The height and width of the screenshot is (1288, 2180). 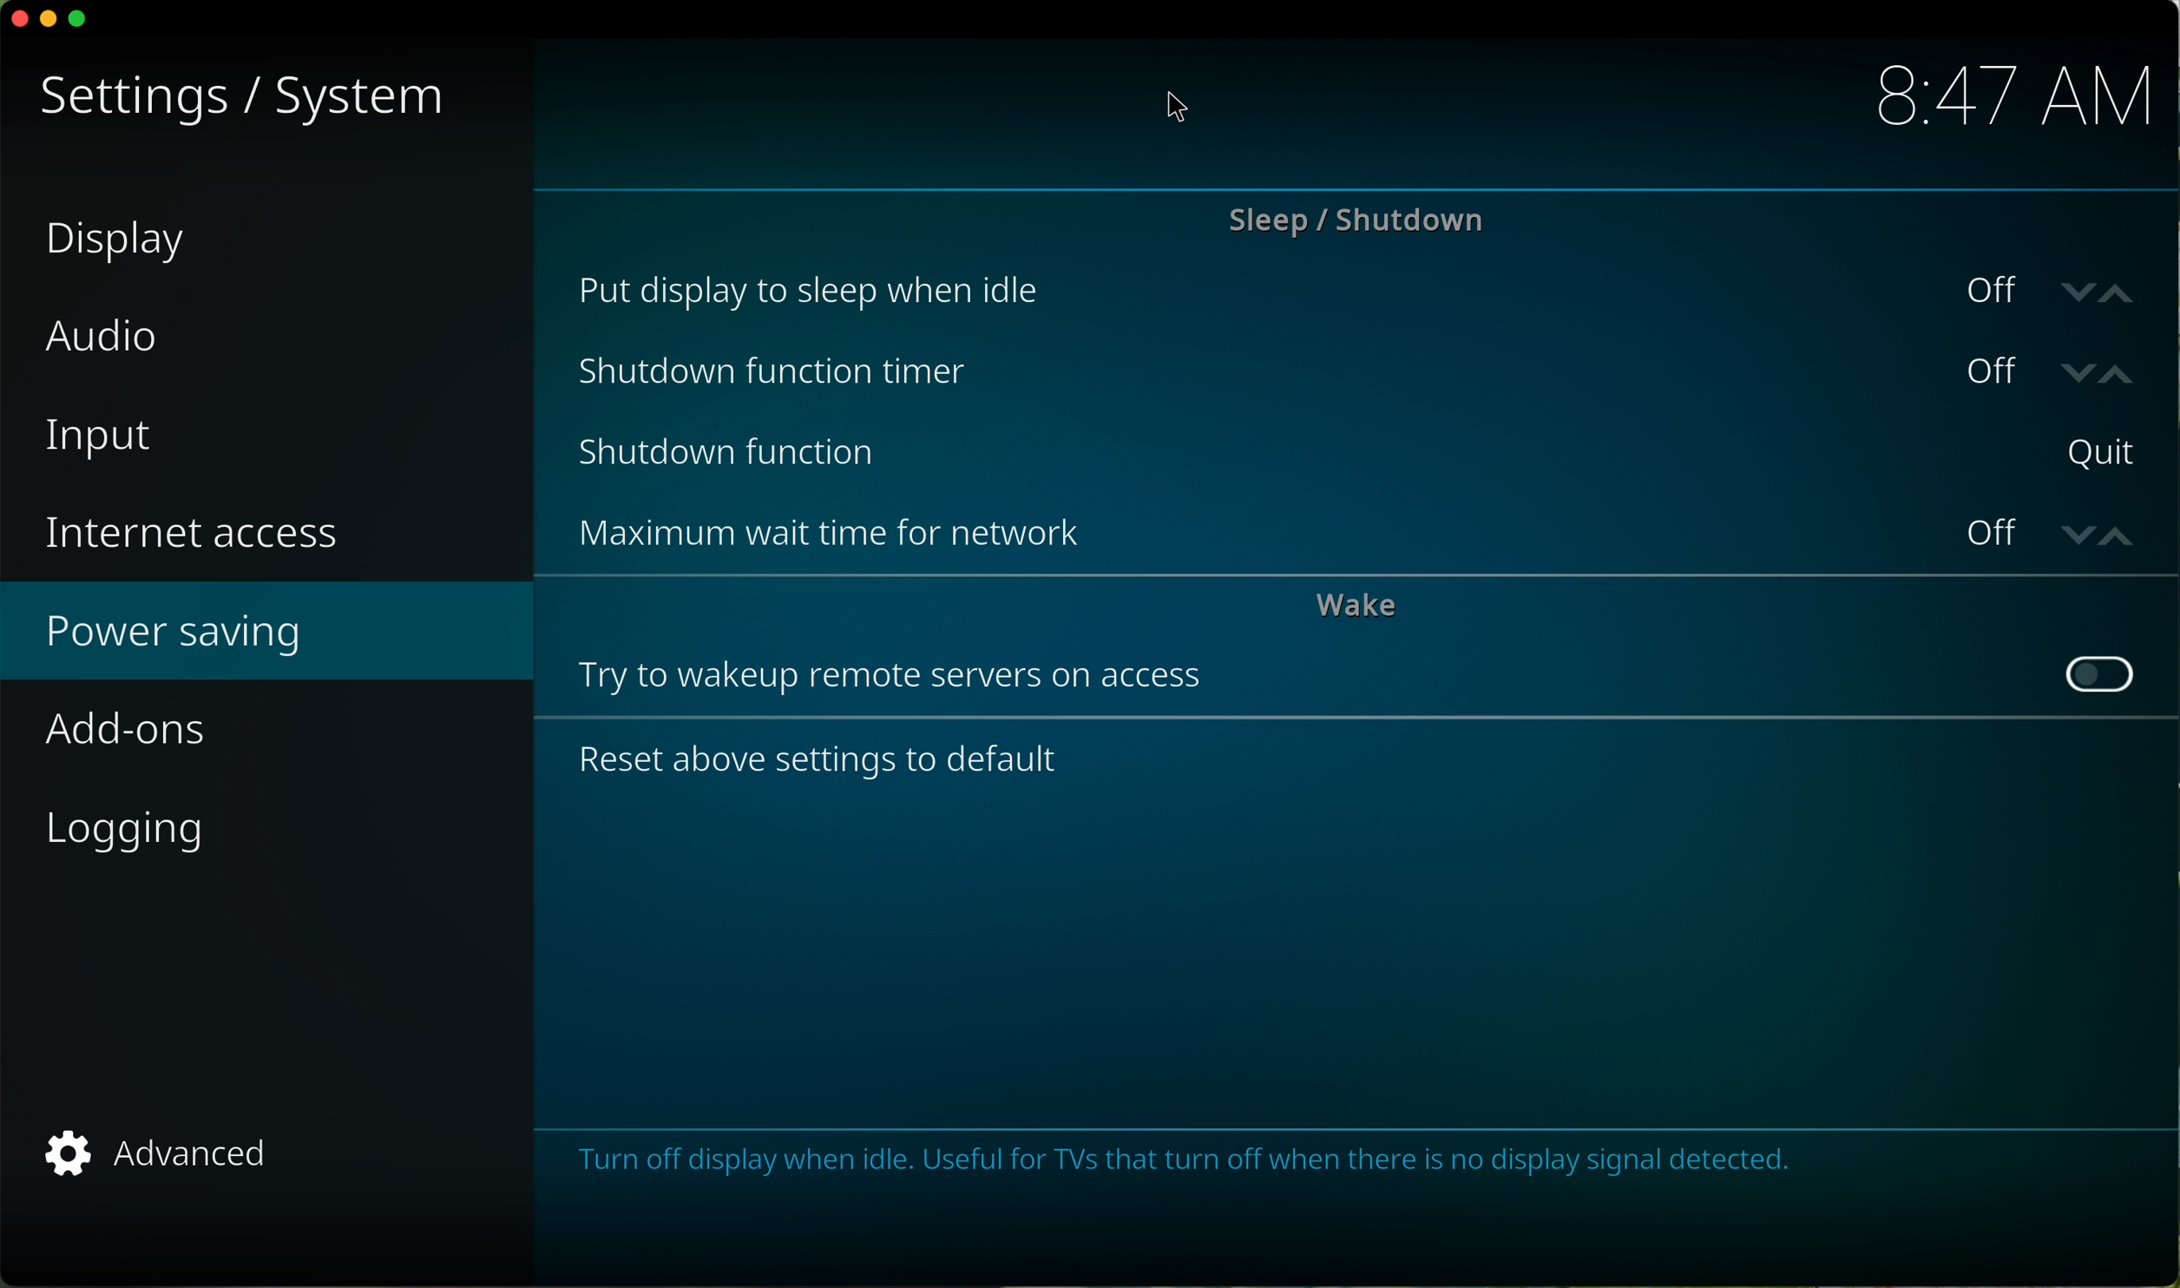 What do you see at coordinates (2092, 536) in the screenshot?
I see `arrows` at bounding box center [2092, 536].